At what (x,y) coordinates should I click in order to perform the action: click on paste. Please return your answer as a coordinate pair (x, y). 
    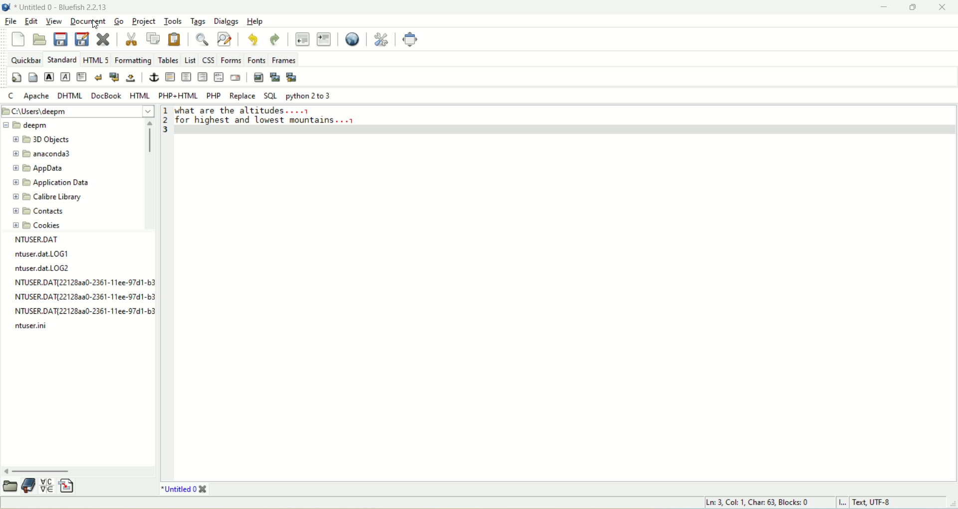
    Looking at the image, I should click on (175, 39).